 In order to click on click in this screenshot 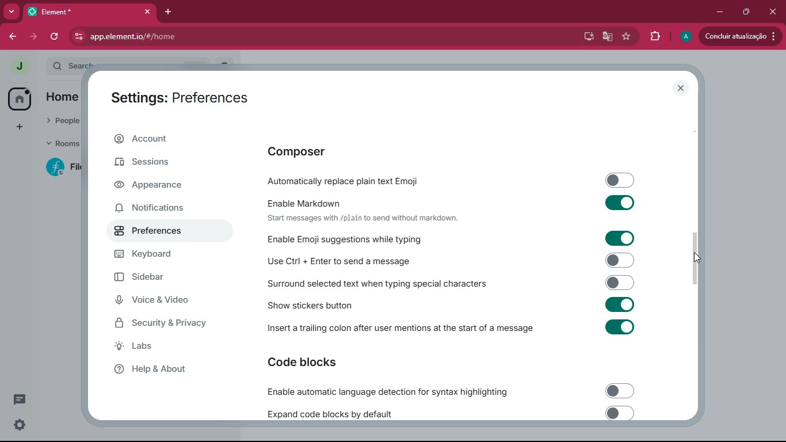, I will do `click(774, 13)`.